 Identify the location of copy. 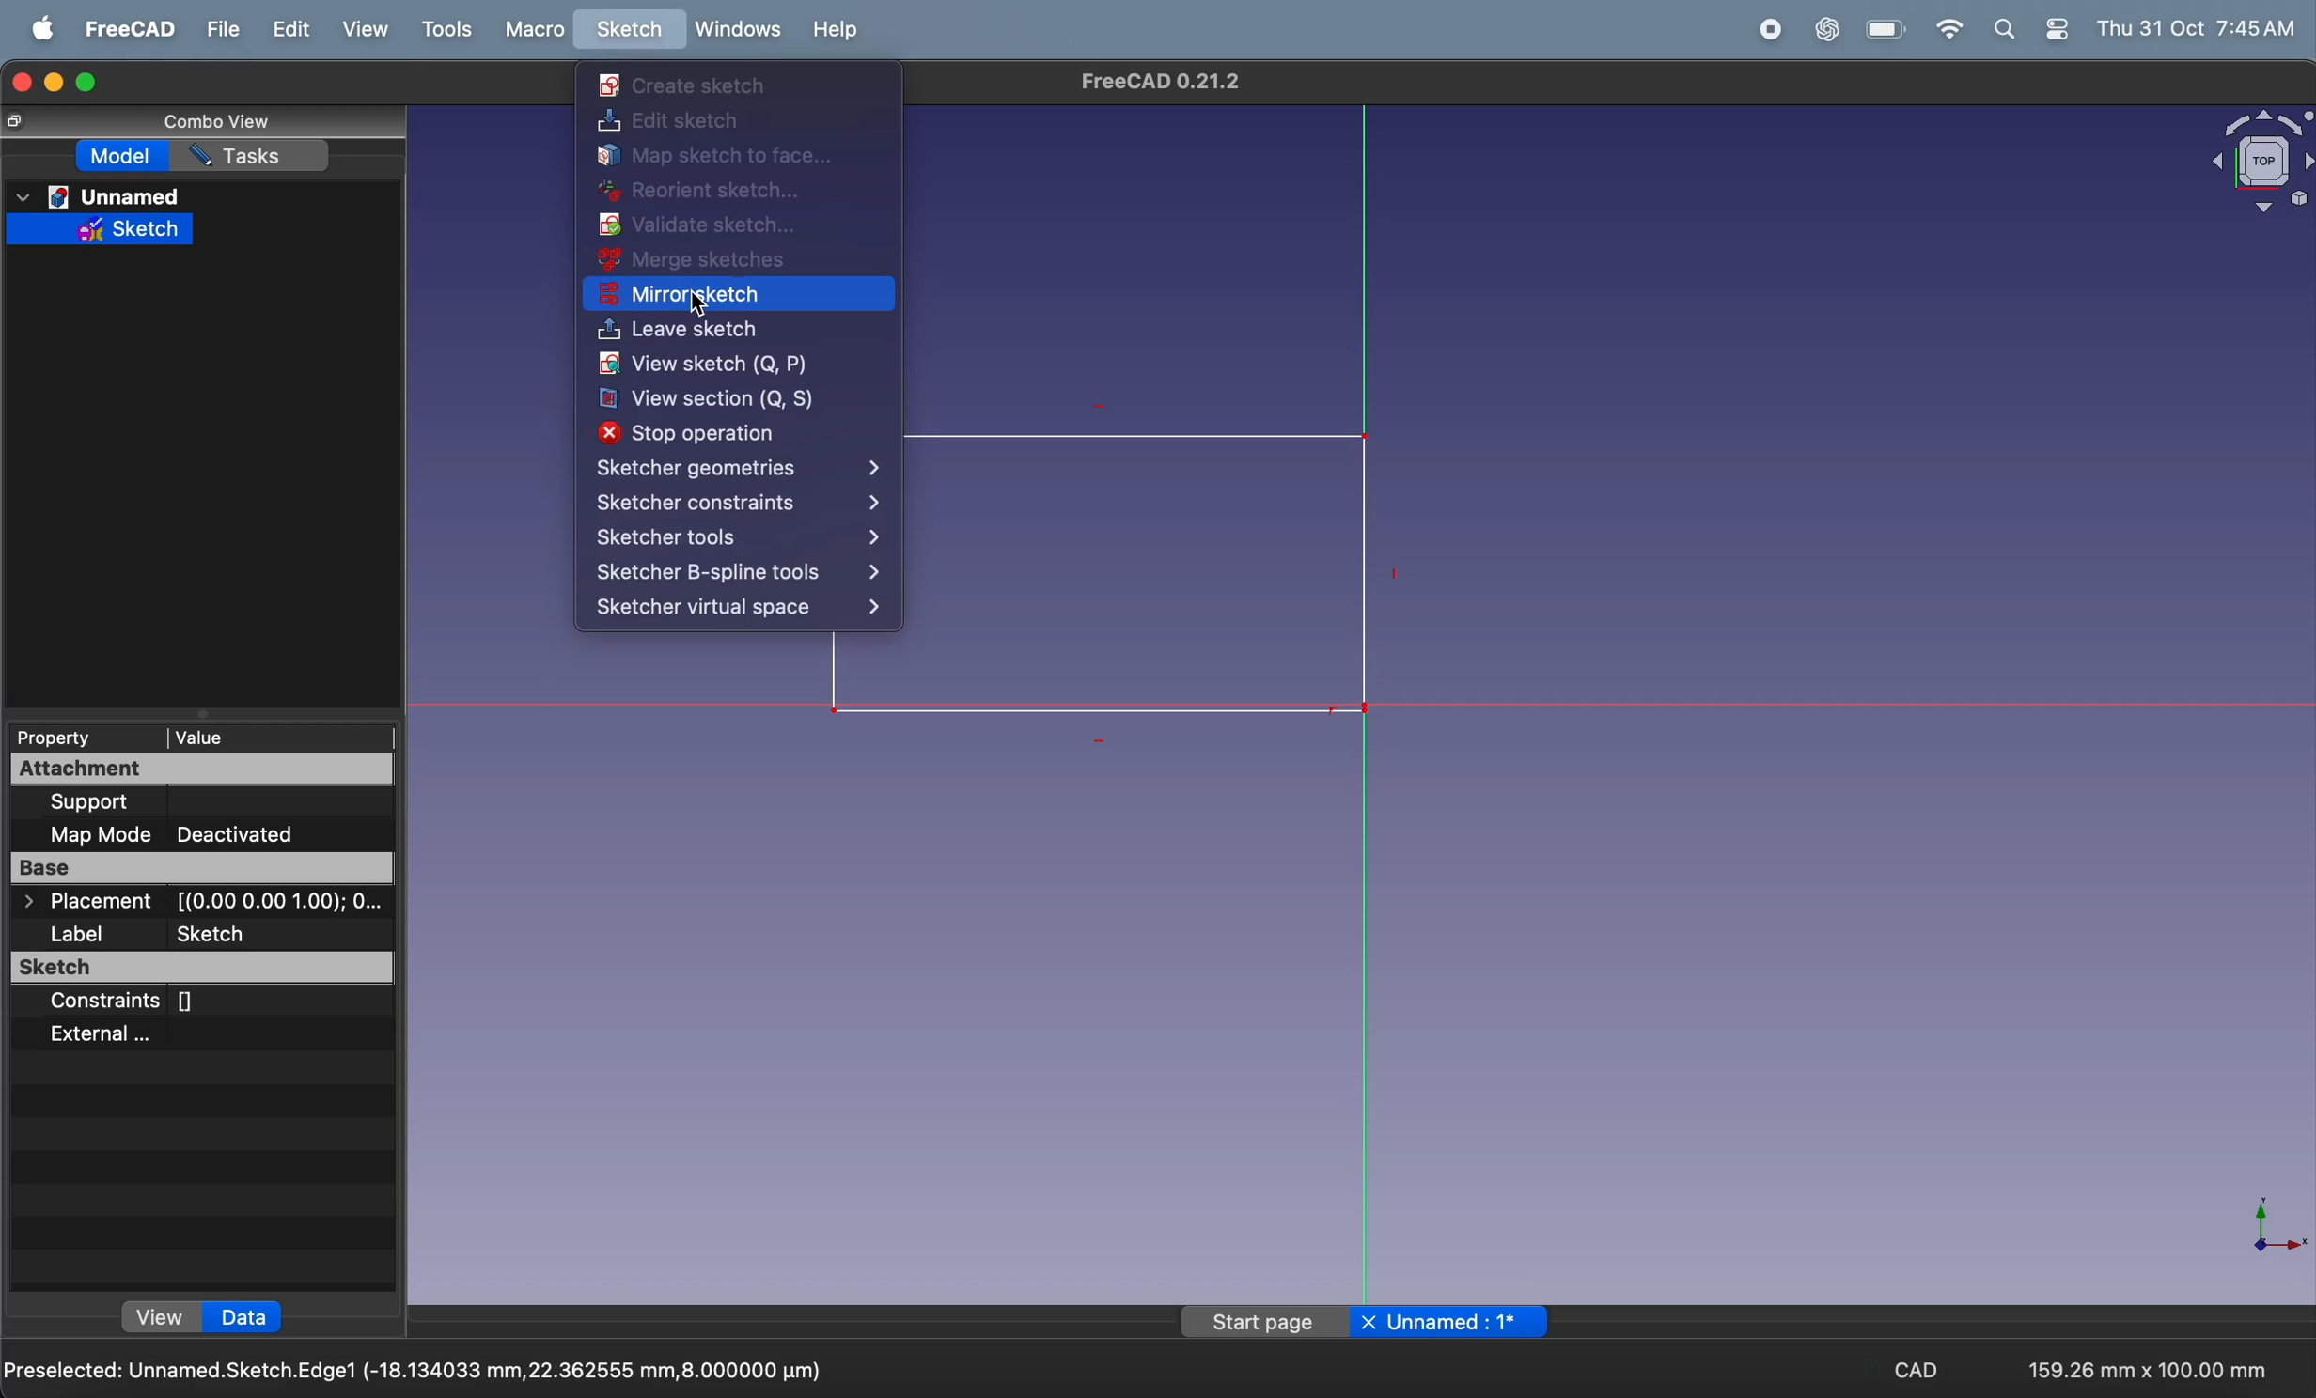
(16, 120).